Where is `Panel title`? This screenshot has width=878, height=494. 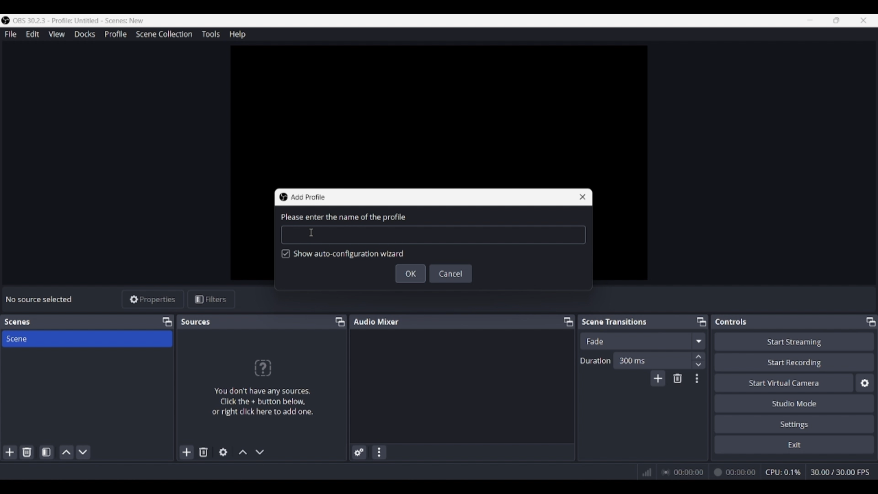
Panel title is located at coordinates (376, 321).